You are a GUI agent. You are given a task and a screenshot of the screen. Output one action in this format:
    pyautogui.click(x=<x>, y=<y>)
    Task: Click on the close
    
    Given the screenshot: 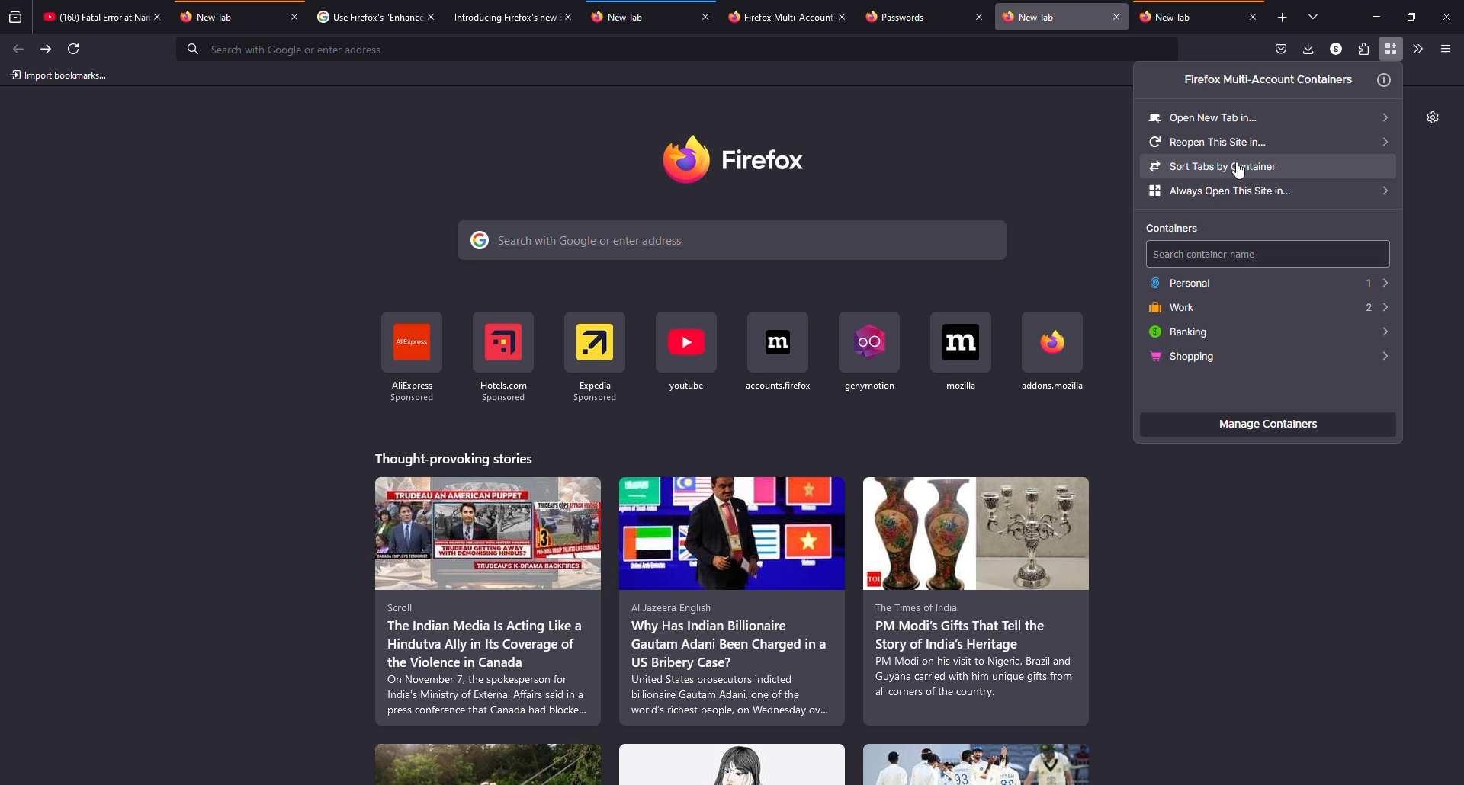 What is the action you would take?
    pyautogui.click(x=431, y=14)
    